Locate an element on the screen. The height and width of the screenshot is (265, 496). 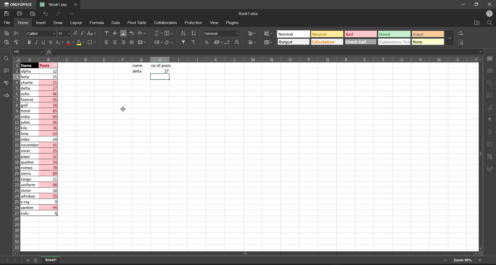
pivot table is located at coordinates (137, 22).